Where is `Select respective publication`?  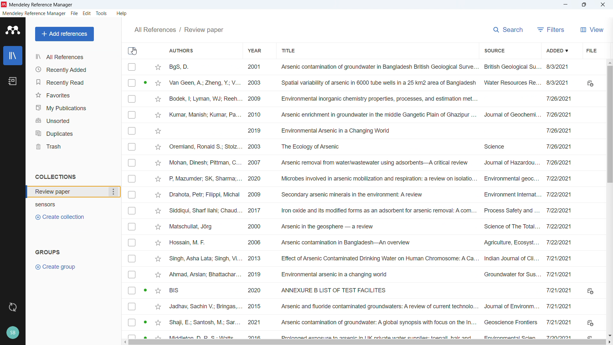
Select respective publication is located at coordinates (132, 67).